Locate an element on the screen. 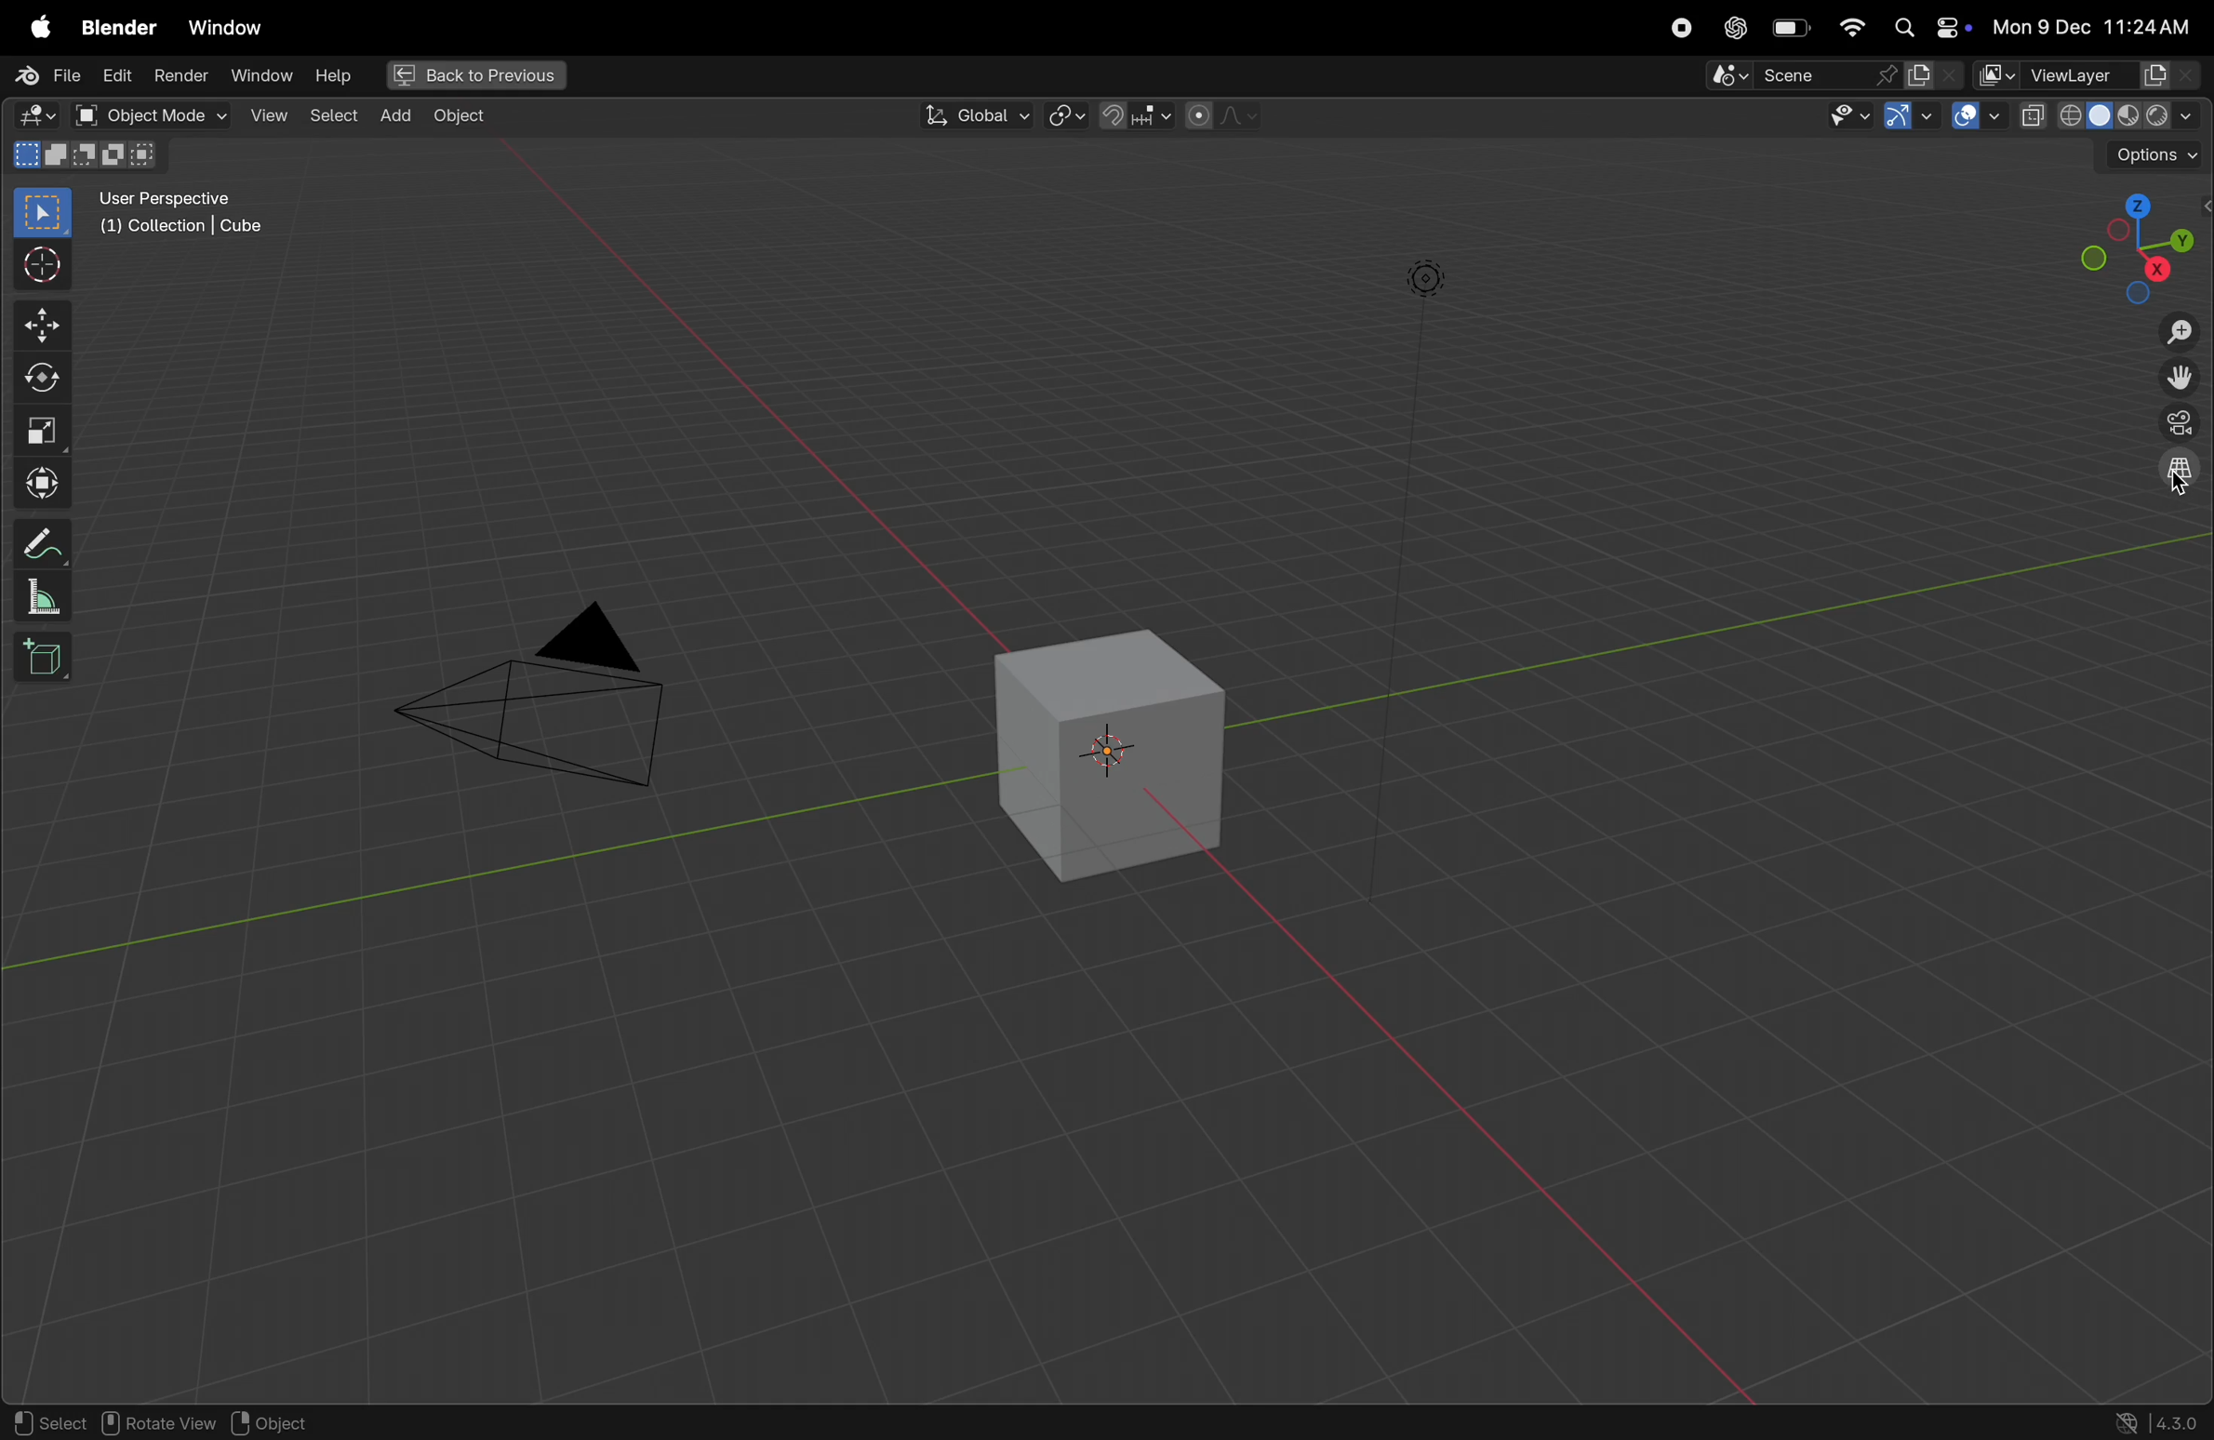 The width and height of the screenshot is (2214, 1440). rotate is located at coordinates (35, 379).